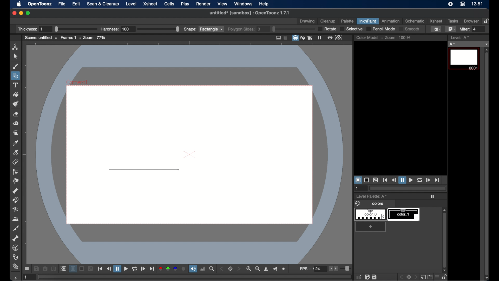 The image size is (499, 281). Describe the element at coordinates (487, 21) in the screenshot. I see `lock rooms table` at that location.